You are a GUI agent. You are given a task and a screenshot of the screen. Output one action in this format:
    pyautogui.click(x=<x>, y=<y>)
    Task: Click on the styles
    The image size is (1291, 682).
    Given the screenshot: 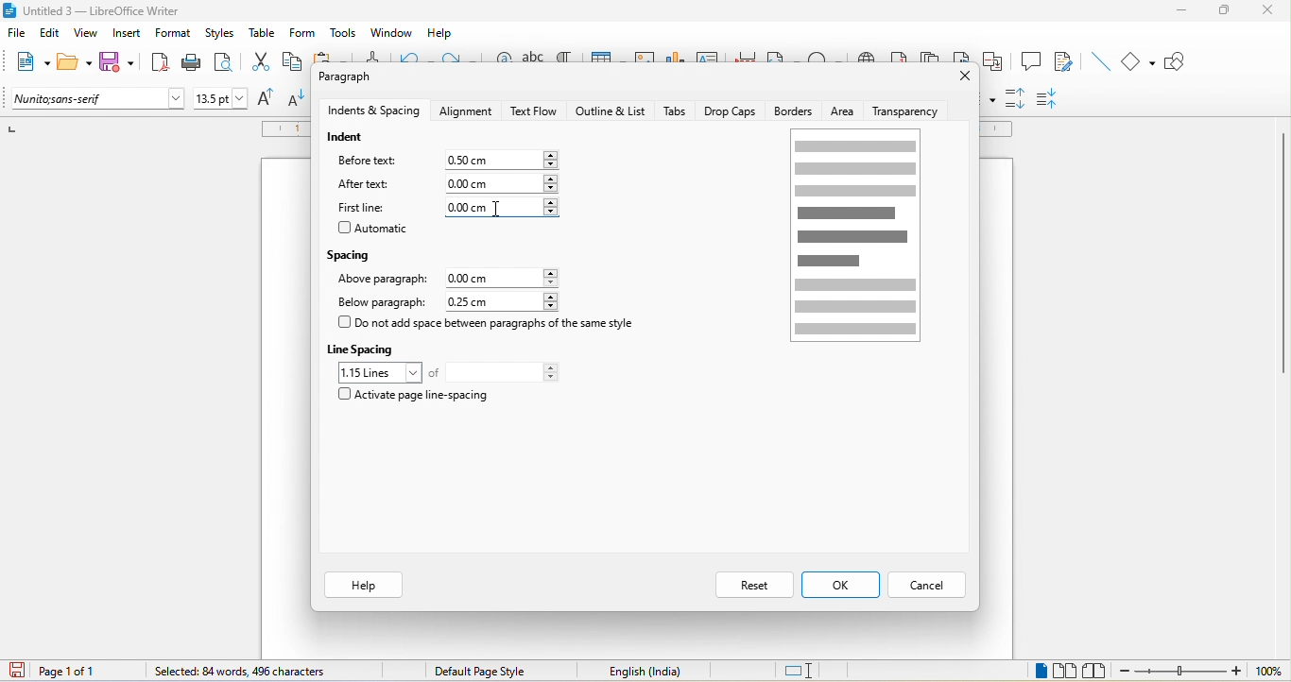 What is the action you would take?
    pyautogui.click(x=221, y=34)
    